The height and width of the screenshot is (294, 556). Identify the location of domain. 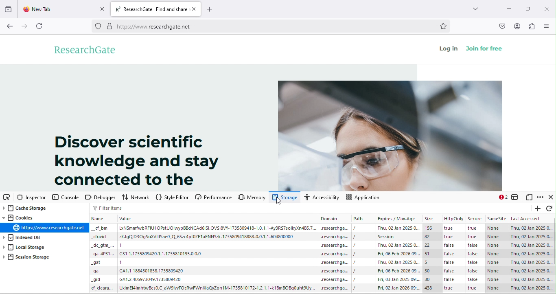
(335, 237).